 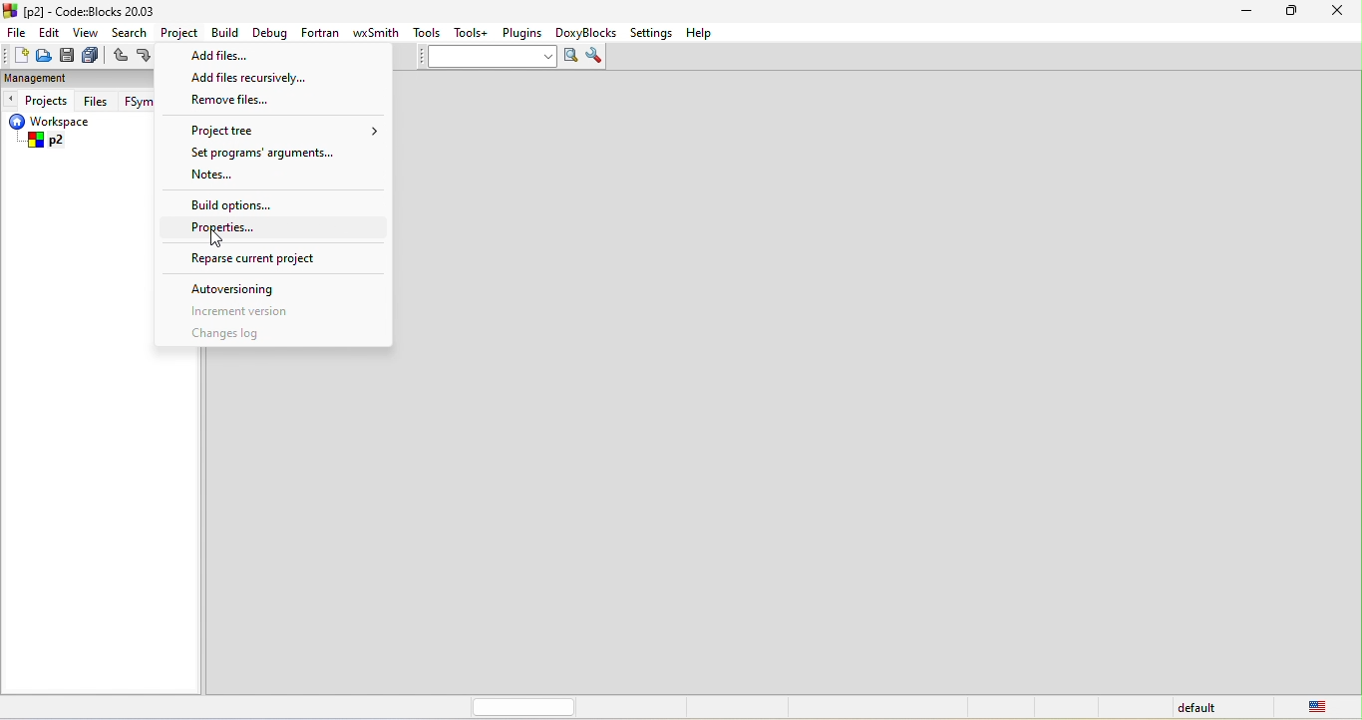 What do you see at coordinates (41, 59) in the screenshot?
I see `open` at bounding box center [41, 59].